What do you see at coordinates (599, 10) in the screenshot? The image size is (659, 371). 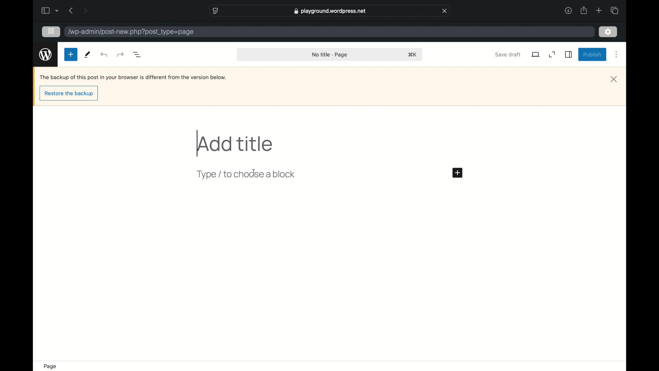 I see `new tab` at bounding box center [599, 10].